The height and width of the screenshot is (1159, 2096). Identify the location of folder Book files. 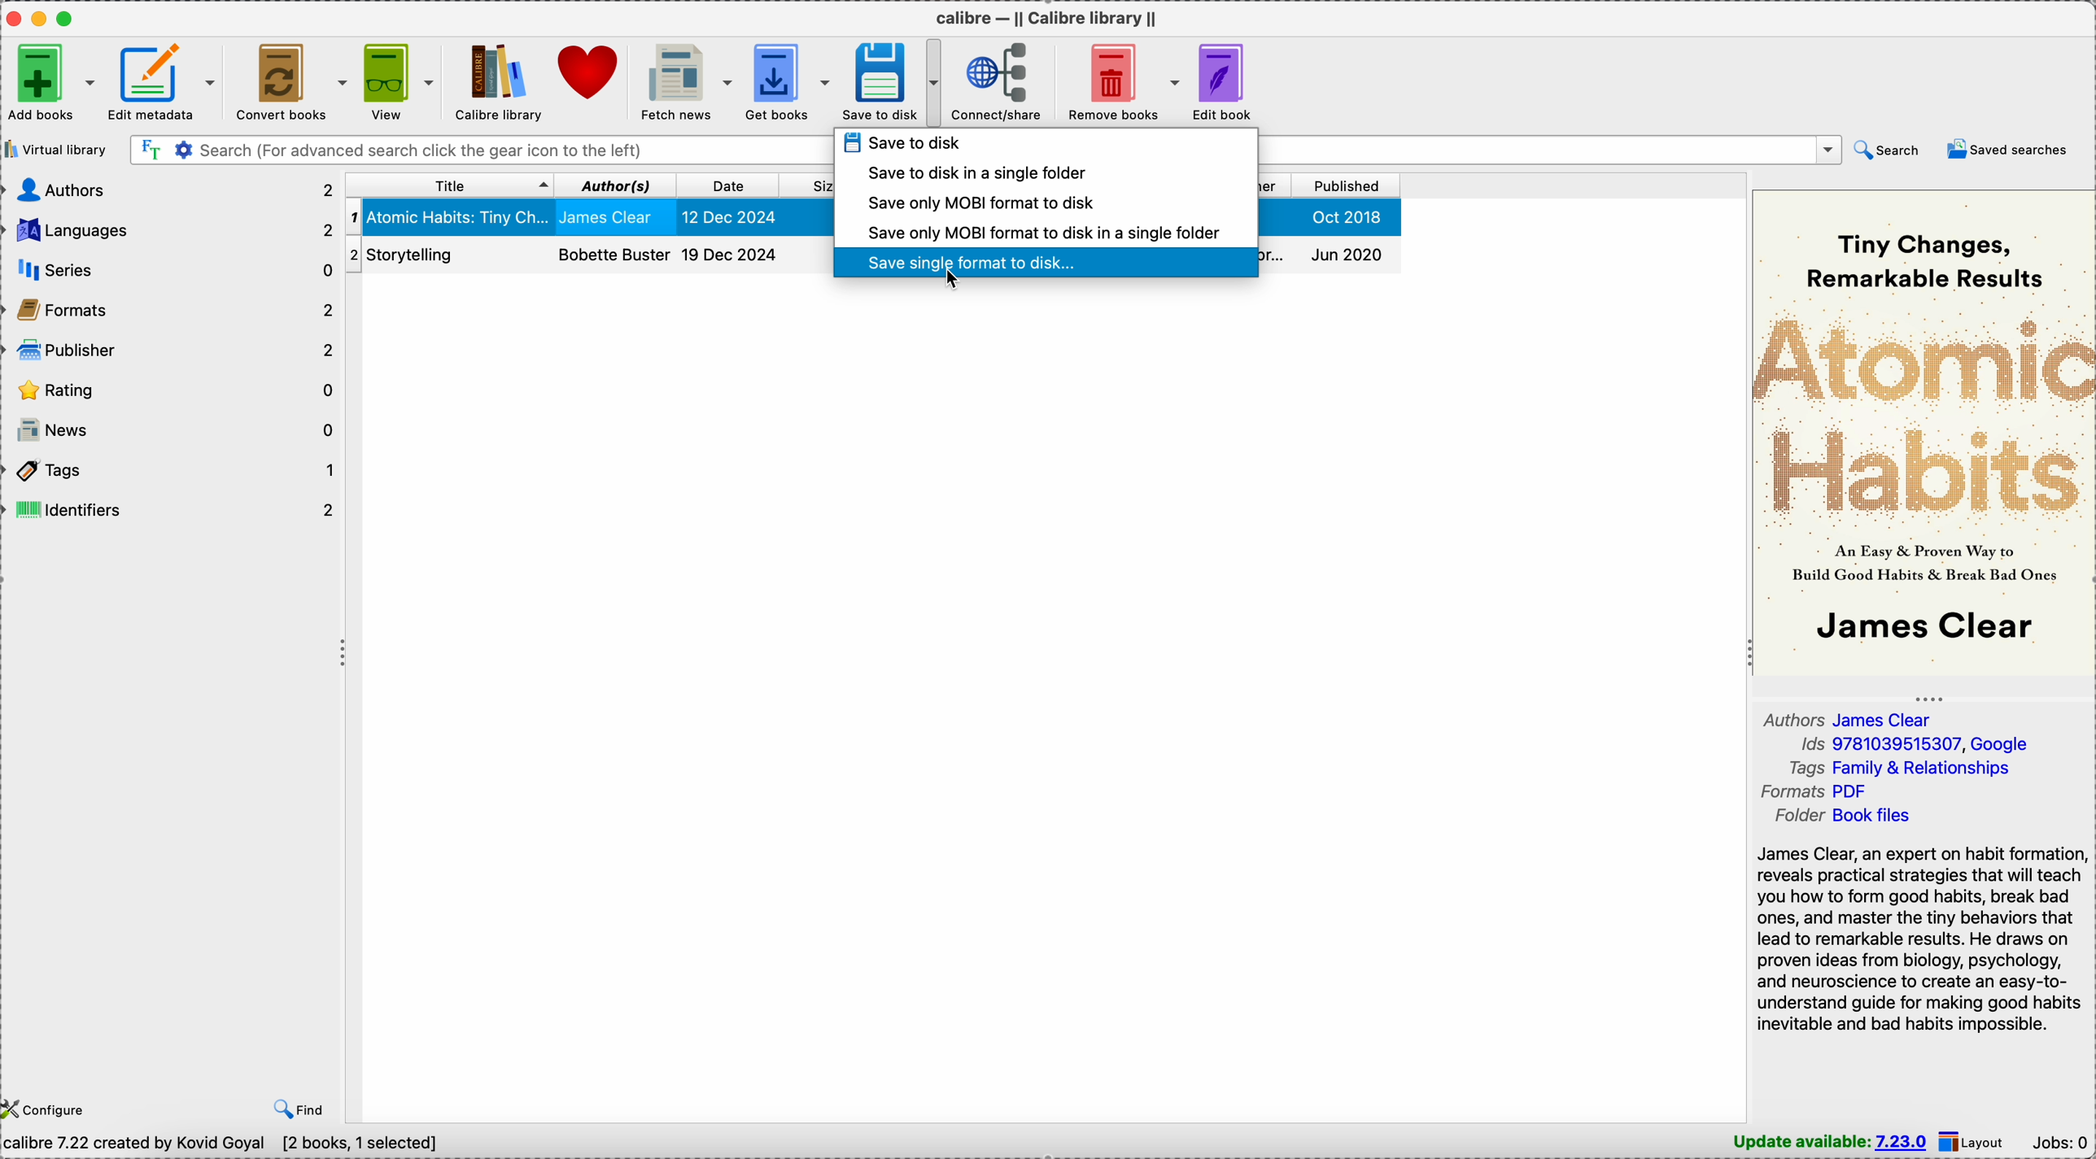
(1845, 816).